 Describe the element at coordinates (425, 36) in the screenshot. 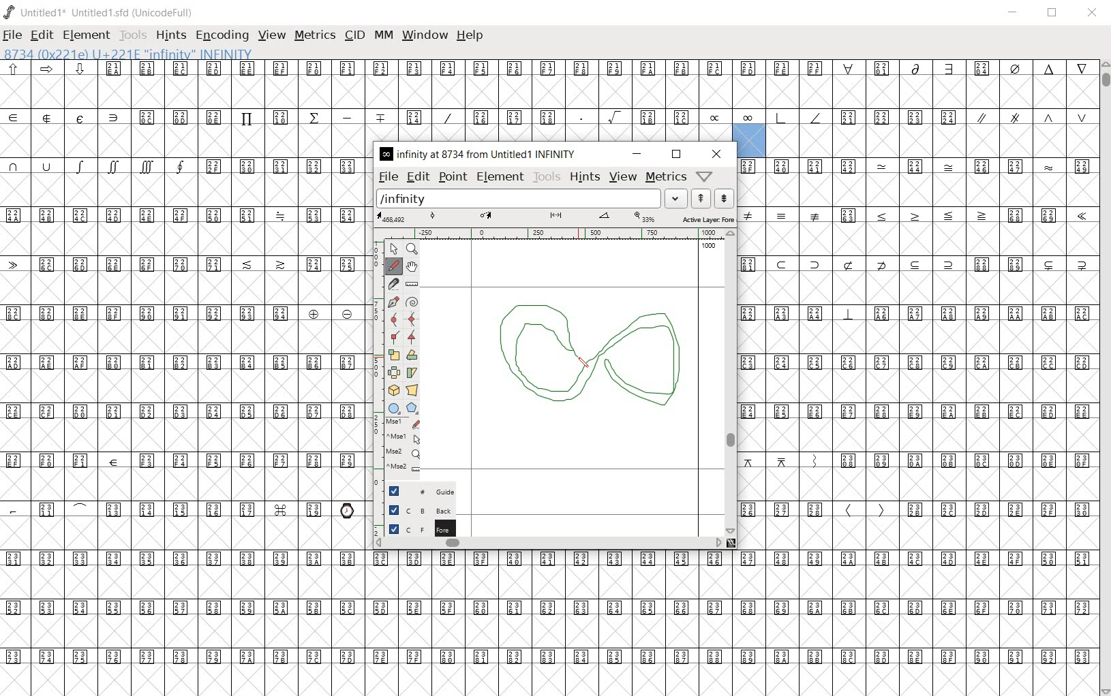

I see `window` at that location.